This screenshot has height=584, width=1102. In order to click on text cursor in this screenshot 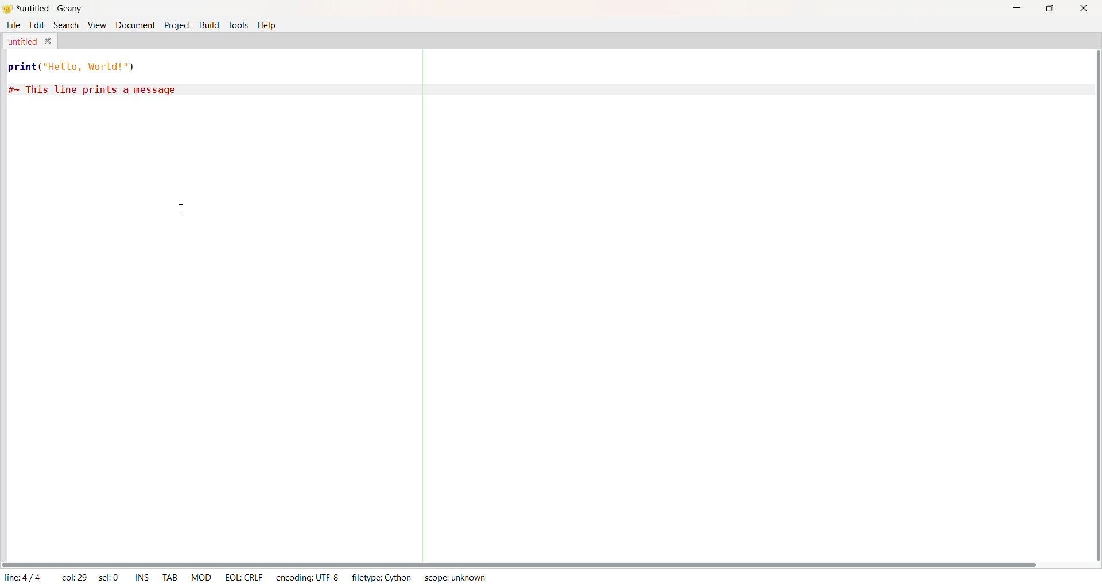, I will do `click(180, 211)`.